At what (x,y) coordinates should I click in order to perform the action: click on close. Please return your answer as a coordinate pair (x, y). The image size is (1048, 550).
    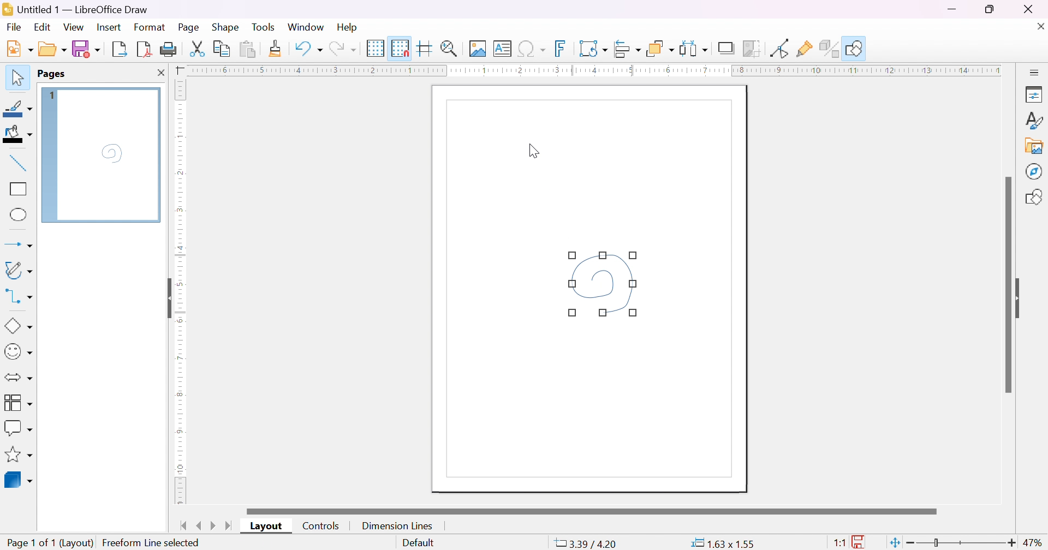
    Looking at the image, I should click on (1041, 26).